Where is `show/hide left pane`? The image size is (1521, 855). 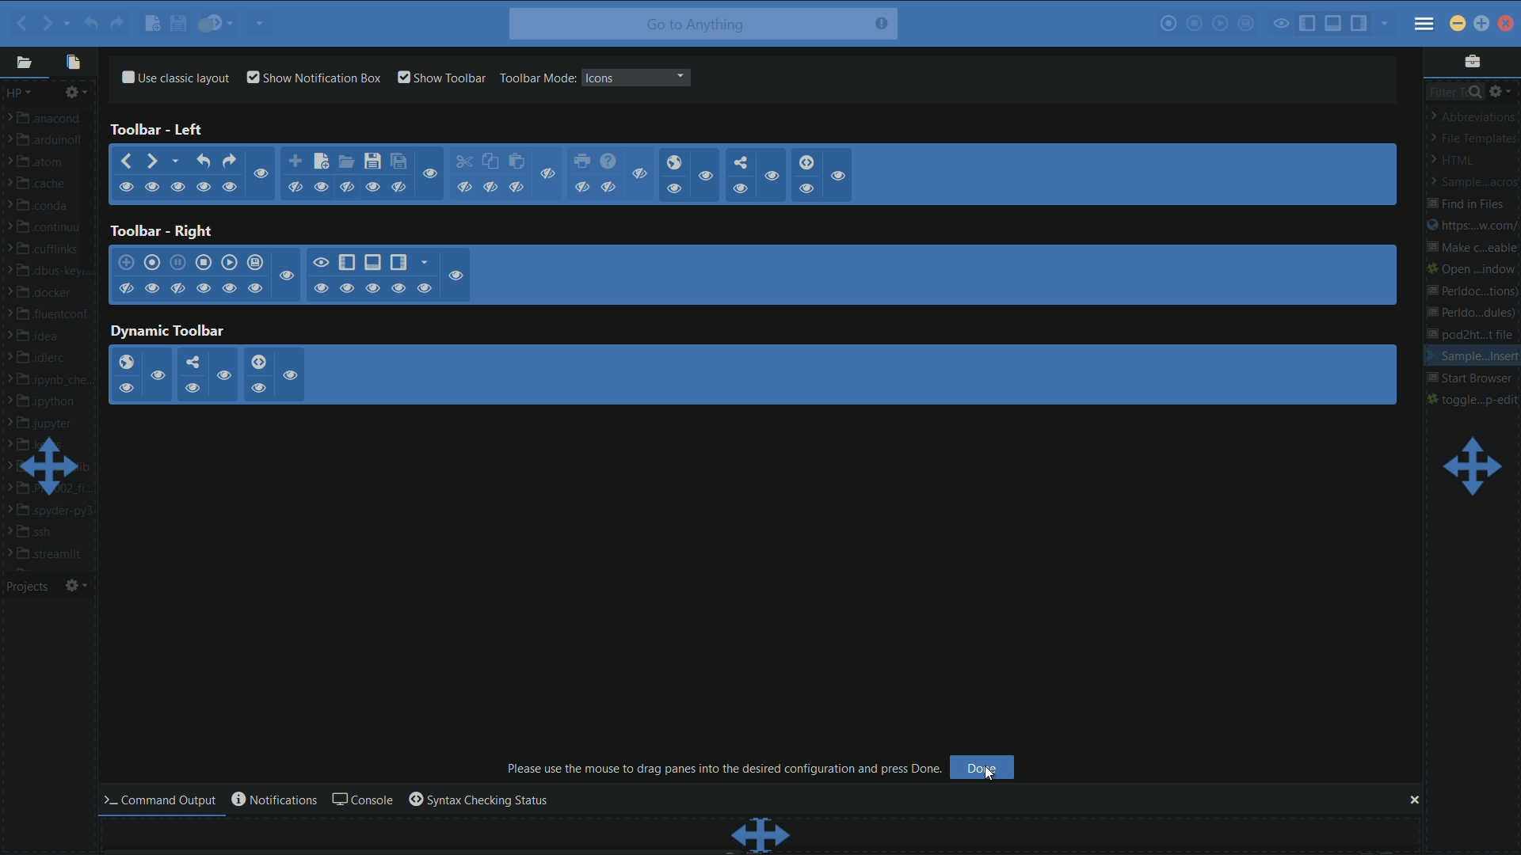
show/hide left pane is located at coordinates (346, 262).